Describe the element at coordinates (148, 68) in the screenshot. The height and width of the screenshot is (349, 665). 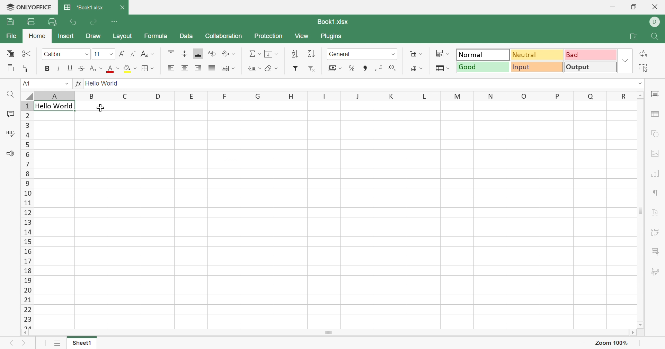
I see `Borders` at that location.